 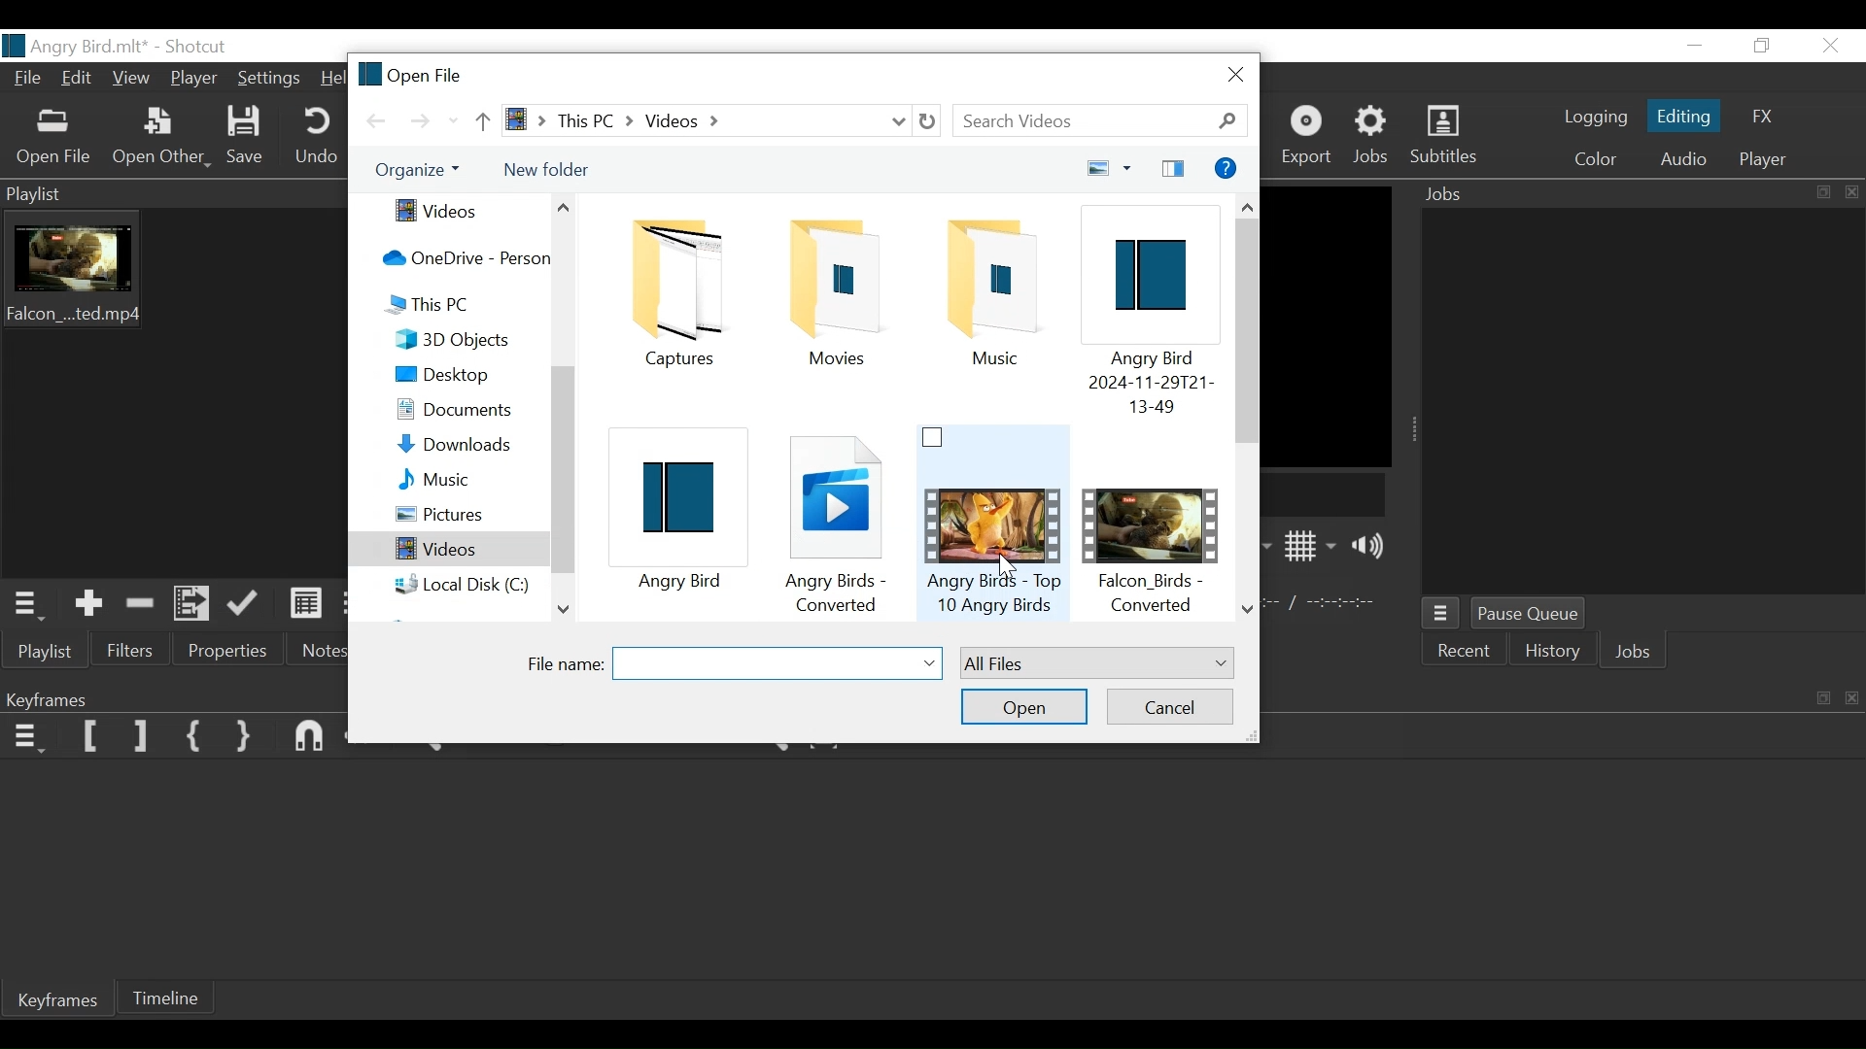 What do you see at coordinates (567, 470) in the screenshot?
I see `Vertical Scroll bar` at bounding box center [567, 470].